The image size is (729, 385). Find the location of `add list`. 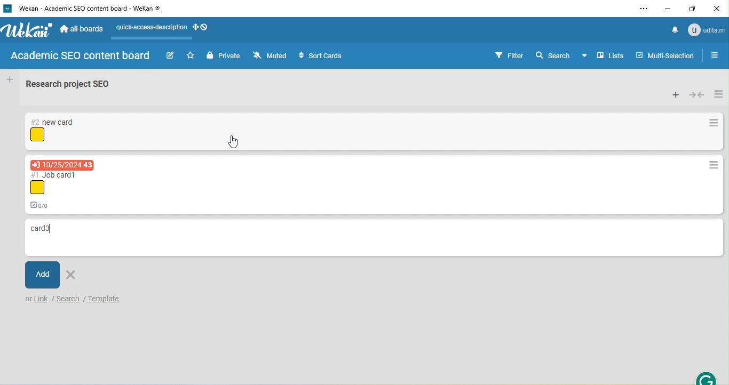

add list is located at coordinates (9, 79).